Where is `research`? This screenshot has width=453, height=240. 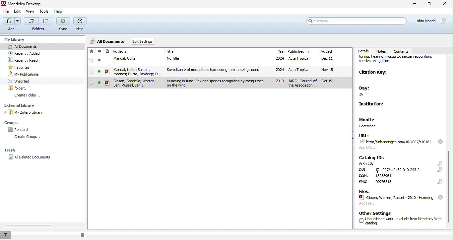 research is located at coordinates (21, 130).